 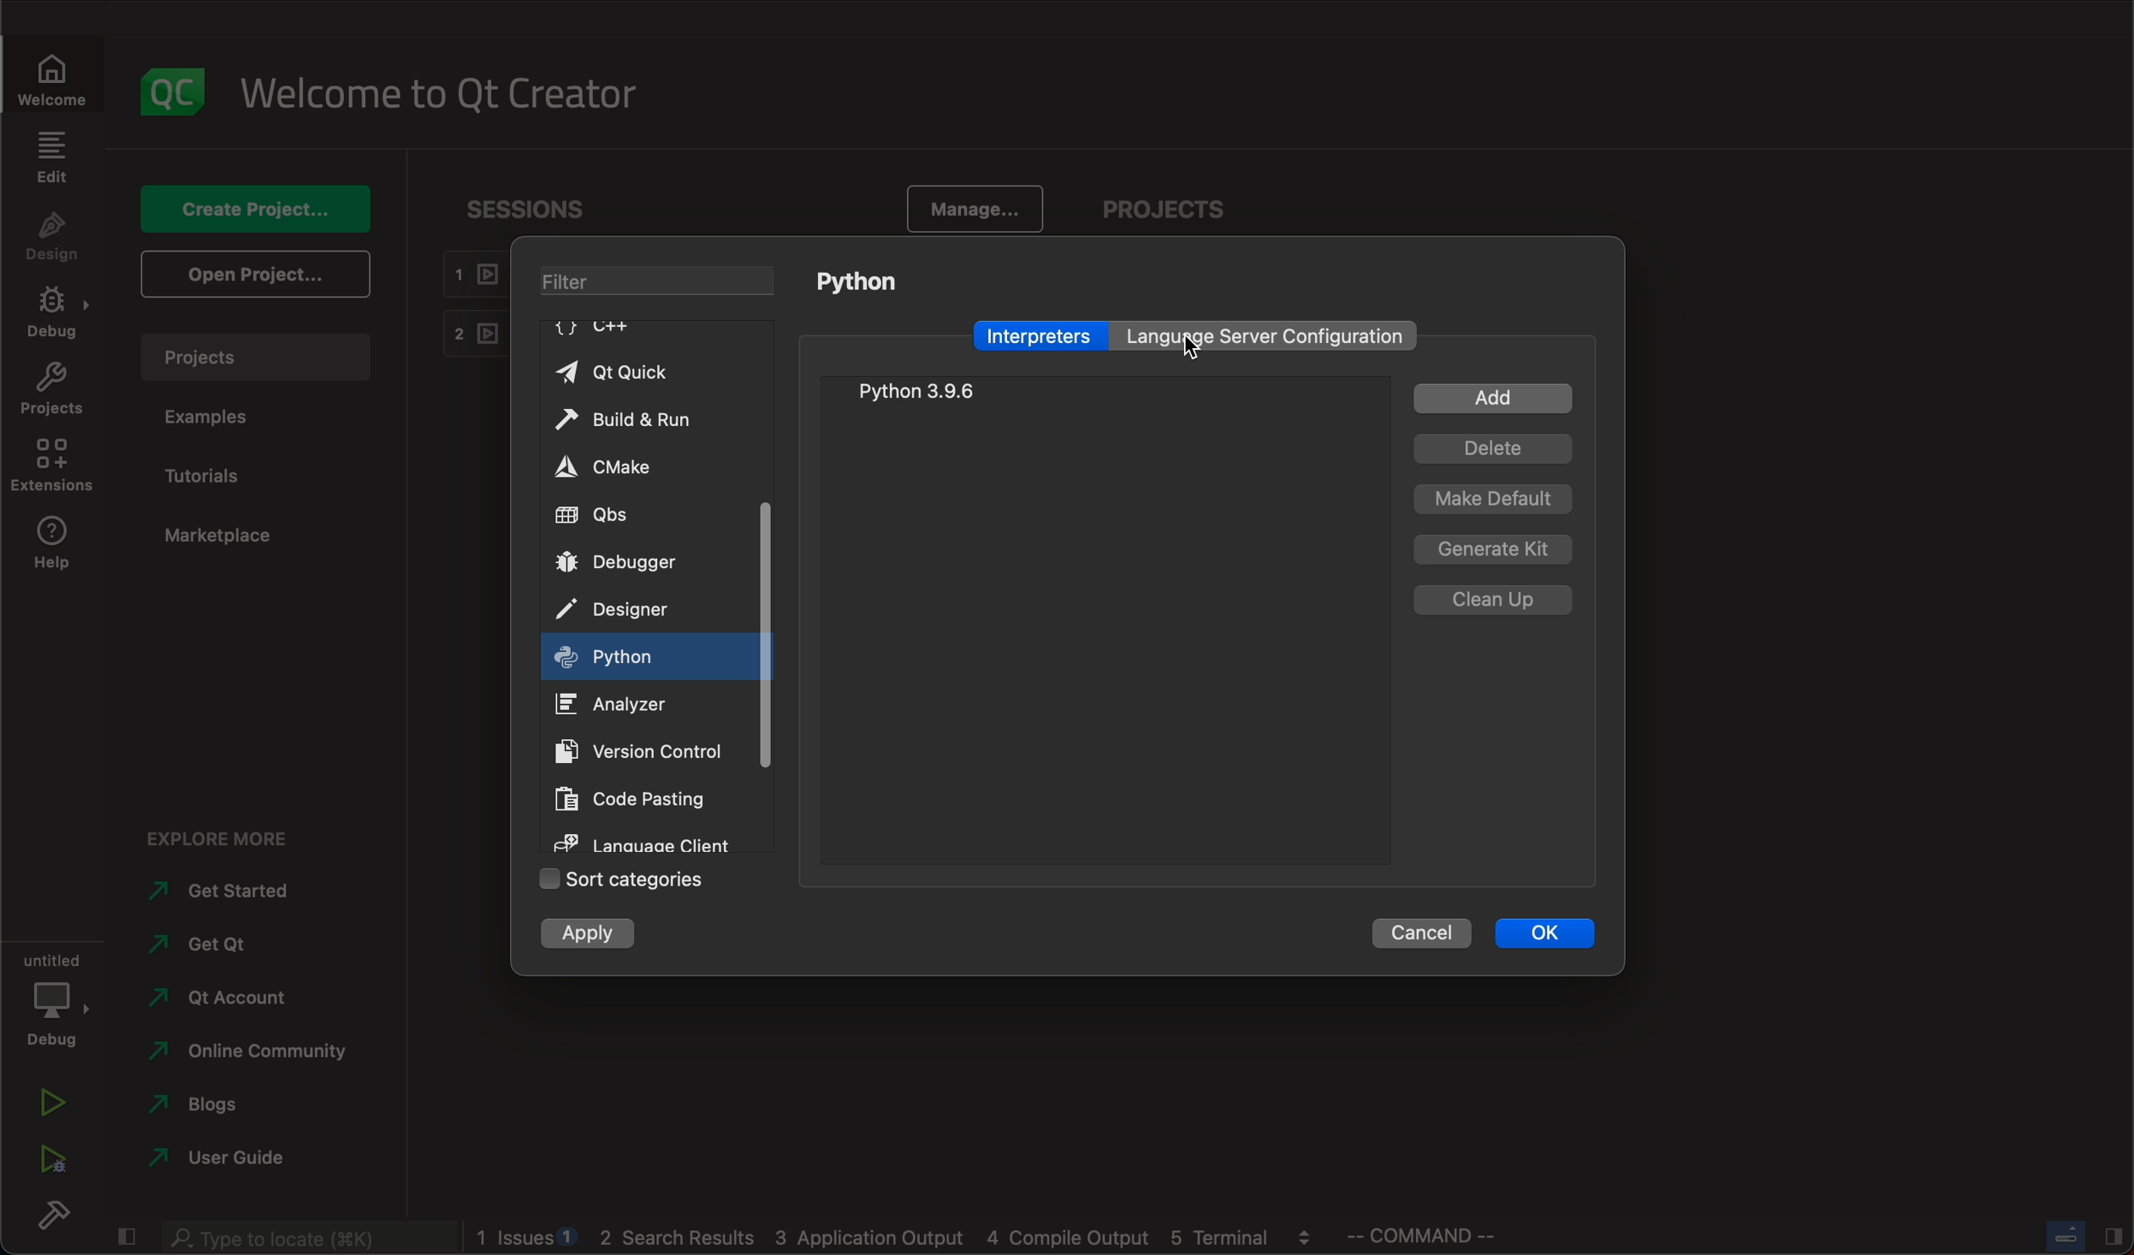 I want to click on examples, so click(x=212, y=421).